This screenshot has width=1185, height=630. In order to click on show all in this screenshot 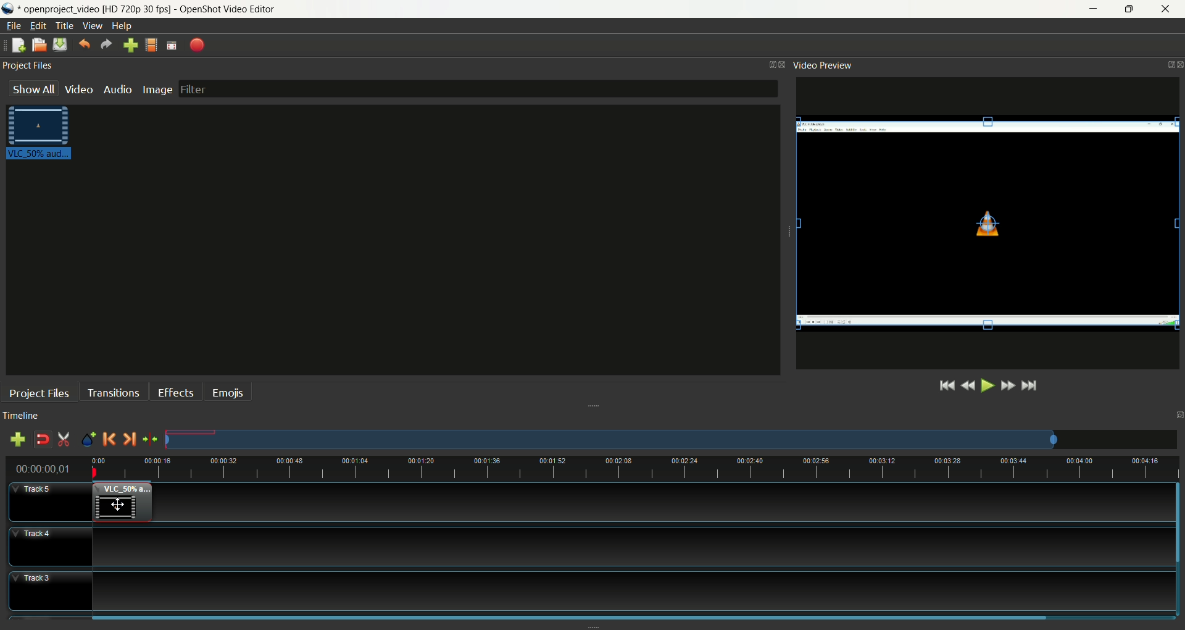, I will do `click(35, 92)`.